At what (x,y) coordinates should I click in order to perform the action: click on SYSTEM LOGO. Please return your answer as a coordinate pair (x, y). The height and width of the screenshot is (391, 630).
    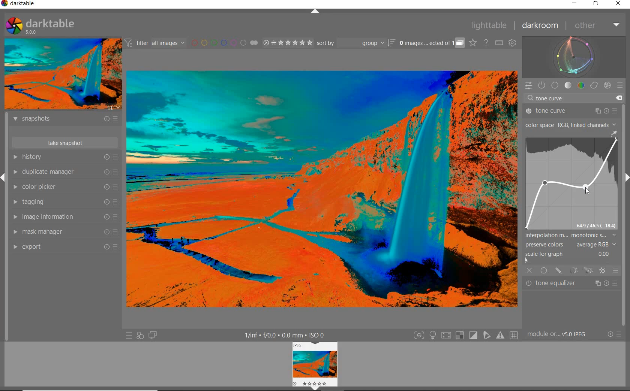
    Looking at the image, I should click on (40, 26).